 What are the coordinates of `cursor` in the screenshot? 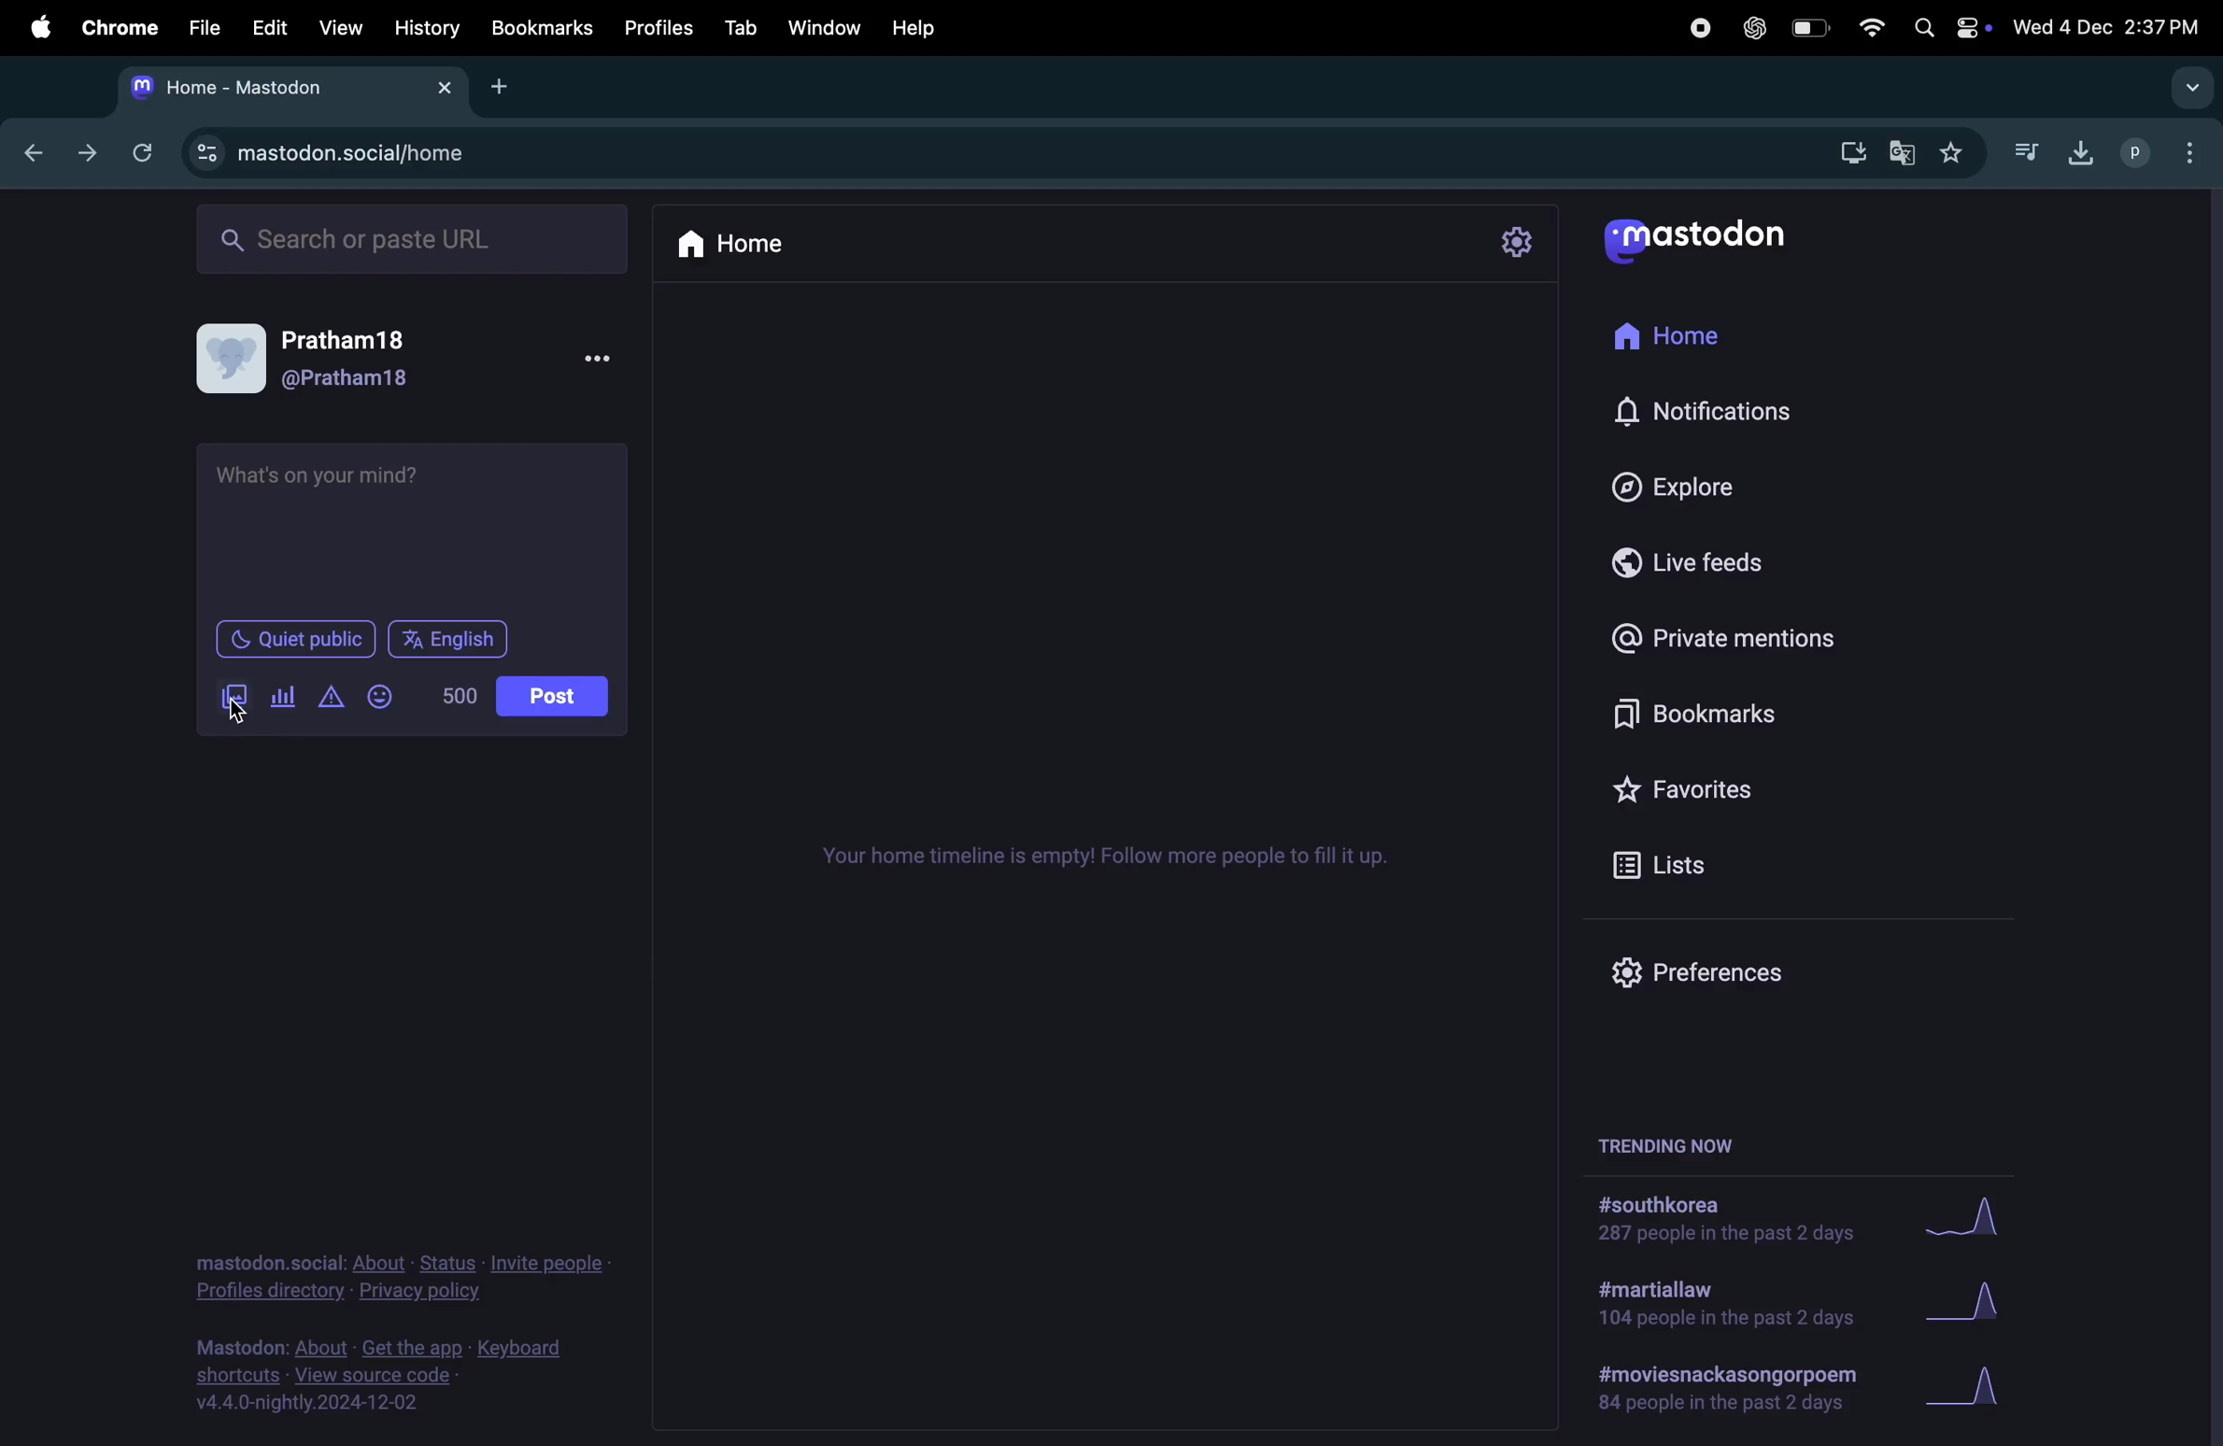 It's located at (240, 712).